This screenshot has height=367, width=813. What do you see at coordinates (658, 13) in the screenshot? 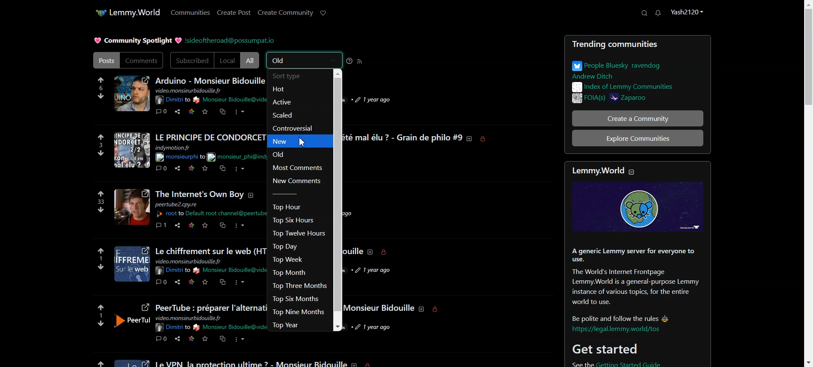
I see `Unread Message` at bounding box center [658, 13].